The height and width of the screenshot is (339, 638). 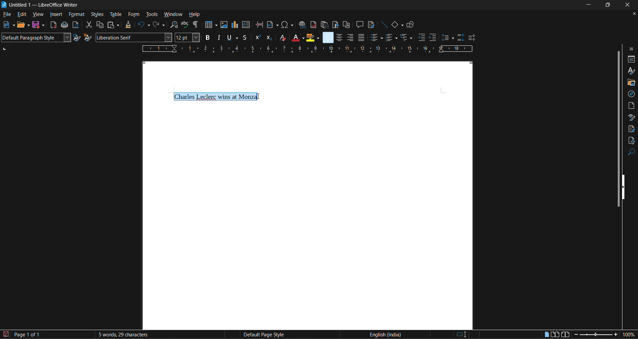 I want to click on show track change functions, so click(x=371, y=25).